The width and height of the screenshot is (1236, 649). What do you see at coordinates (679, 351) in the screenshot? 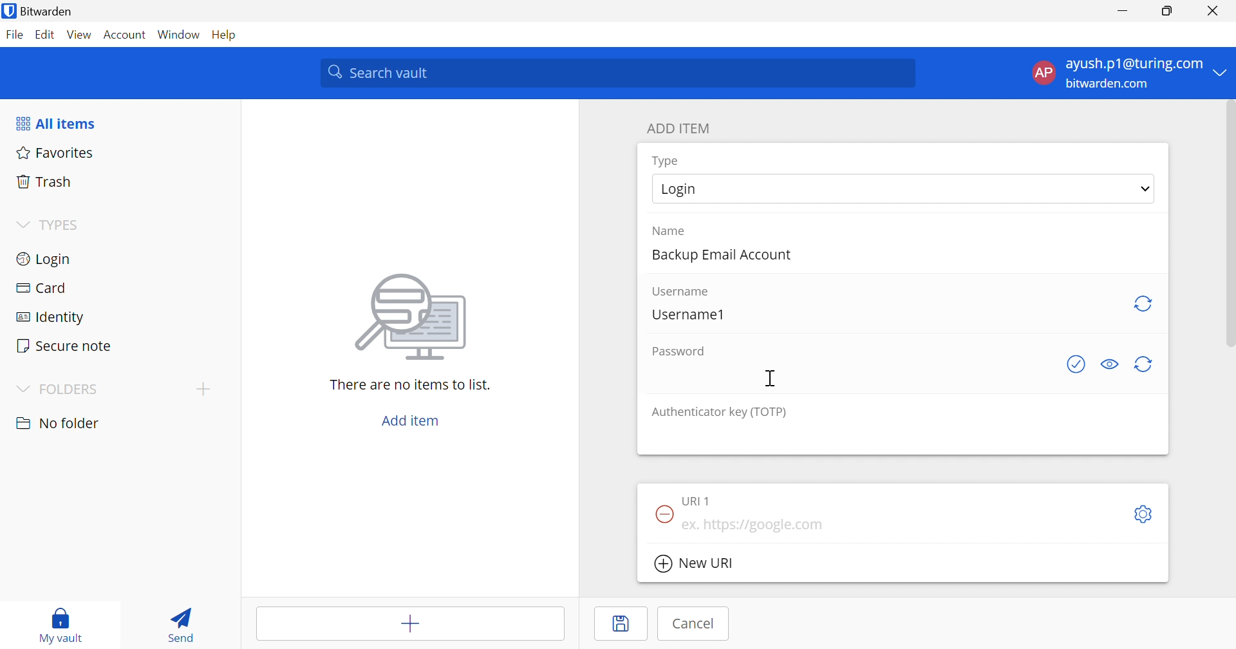
I see `Password` at bounding box center [679, 351].